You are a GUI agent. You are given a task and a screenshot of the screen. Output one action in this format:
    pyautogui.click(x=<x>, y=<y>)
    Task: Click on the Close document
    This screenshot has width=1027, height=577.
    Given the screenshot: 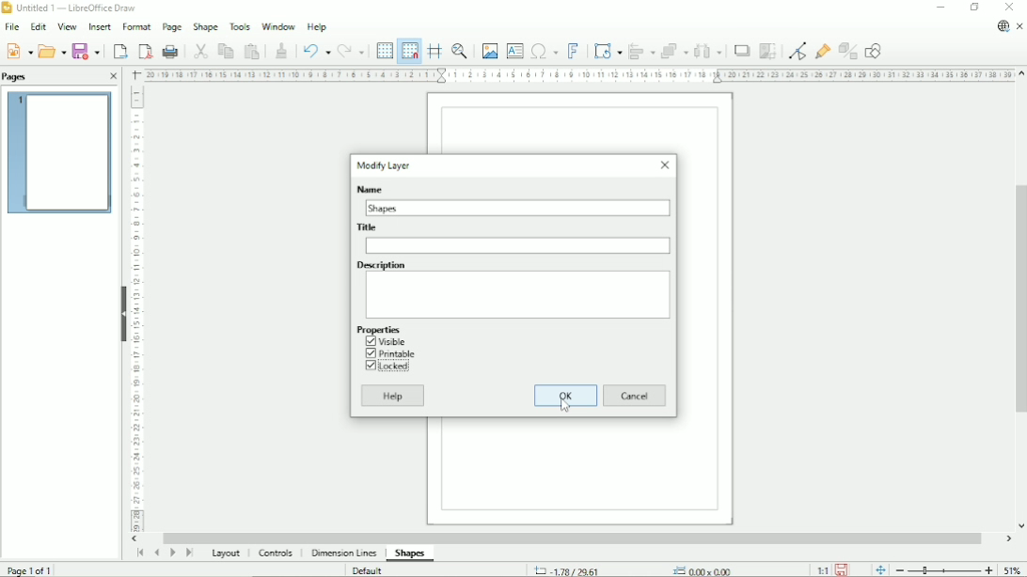 What is the action you would take?
    pyautogui.click(x=1021, y=27)
    